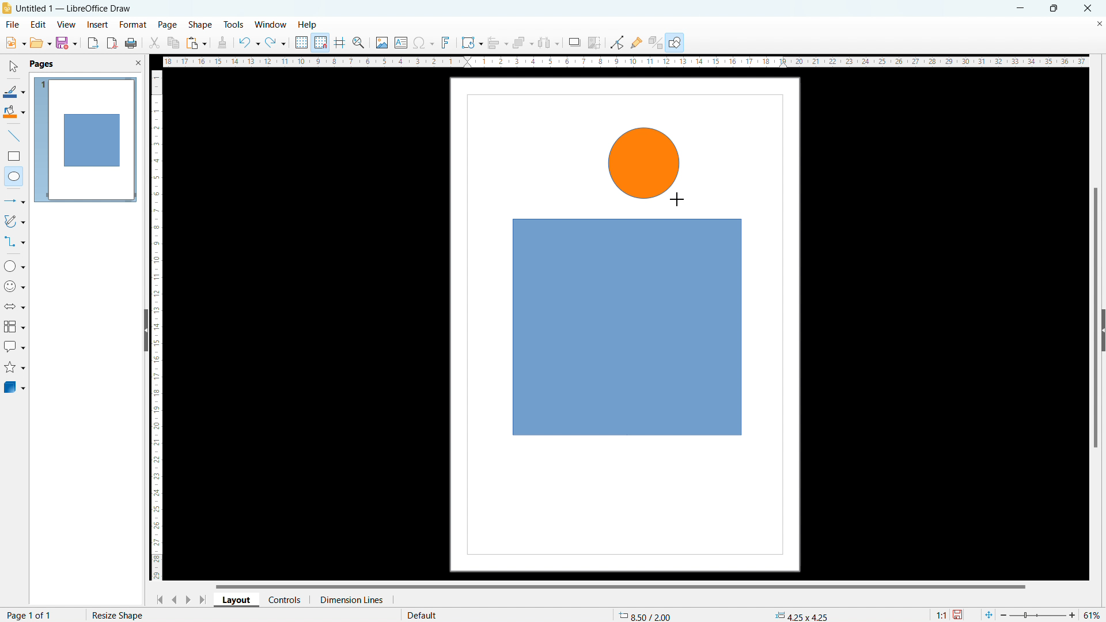 The width and height of the screenshot is (1106, 622). Describe the element at coordinates (15, 327) in the screenshot. I see `flowchart` at that location.